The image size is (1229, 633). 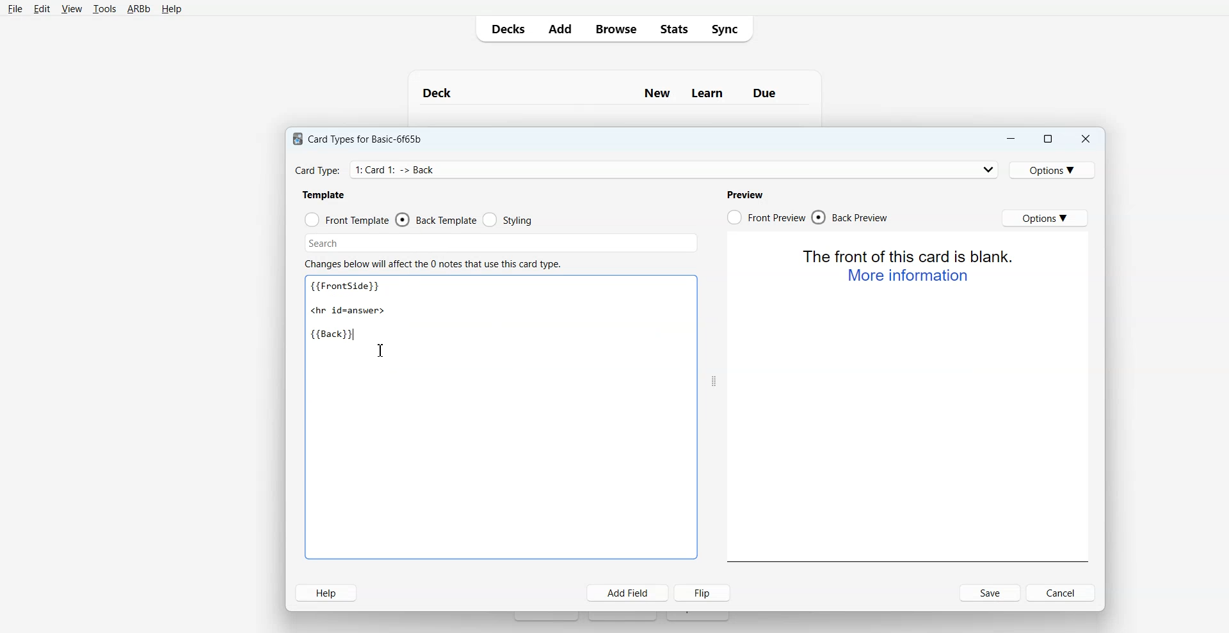 I want to click on Cancel, so click(x=1061, y=593).